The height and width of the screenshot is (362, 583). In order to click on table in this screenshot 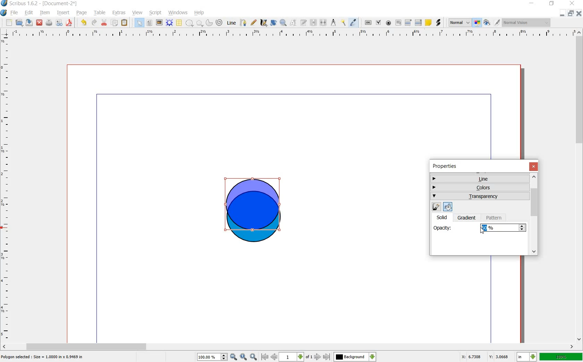, I will do `click(100, 13)`.